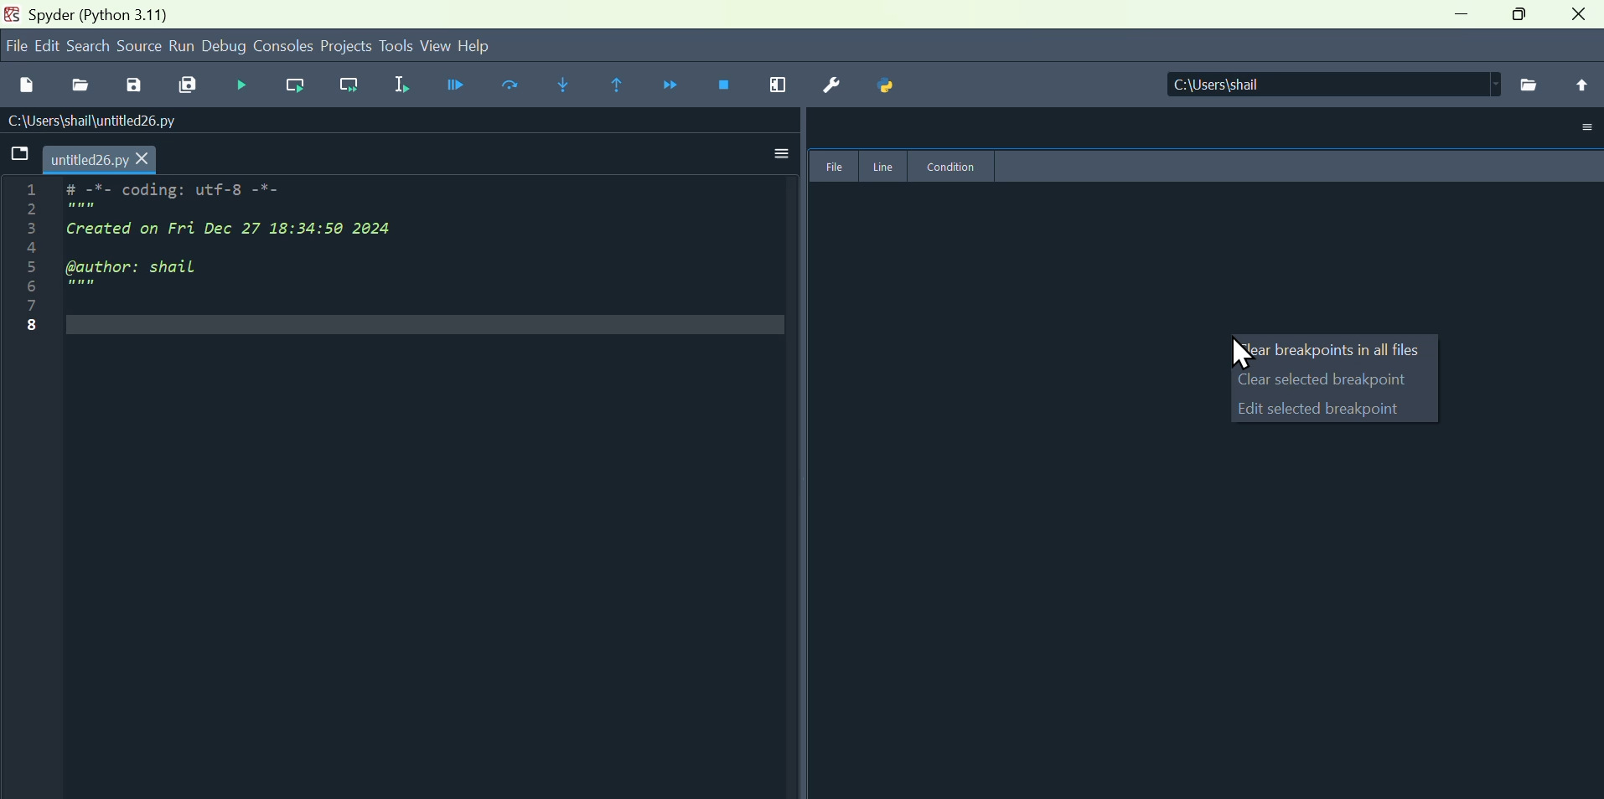 The width and height of the screenshot is (1604, 799). Describe the element at coordinates (1529, 83) in the screenshot. I see `Browse` at that location.